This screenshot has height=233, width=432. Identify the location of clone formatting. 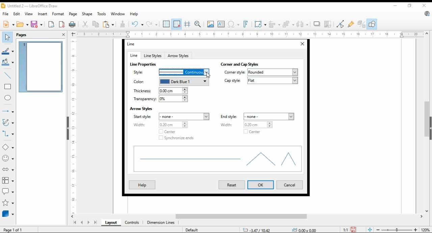
(124, 24).